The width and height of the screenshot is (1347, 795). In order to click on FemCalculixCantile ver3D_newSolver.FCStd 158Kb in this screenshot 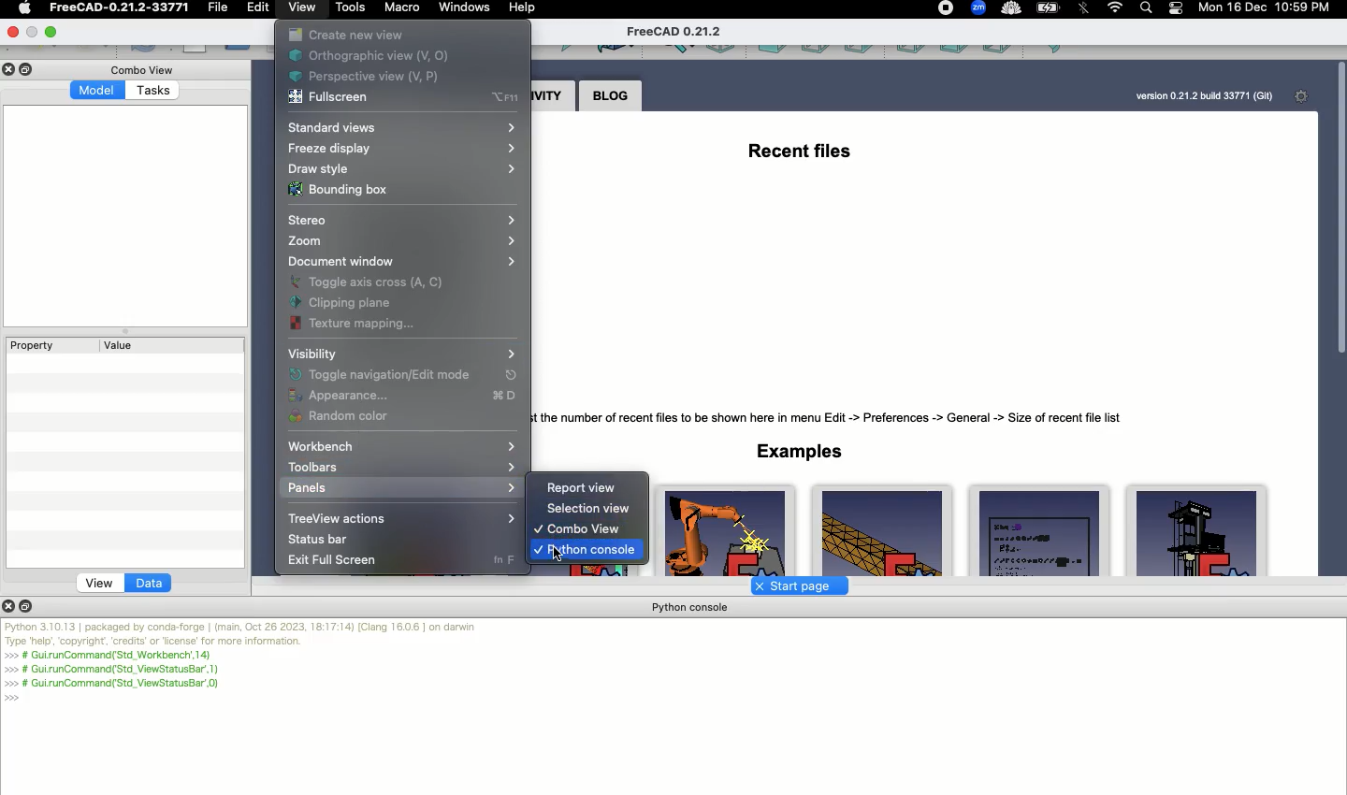, I will do `click(882, 530)`.